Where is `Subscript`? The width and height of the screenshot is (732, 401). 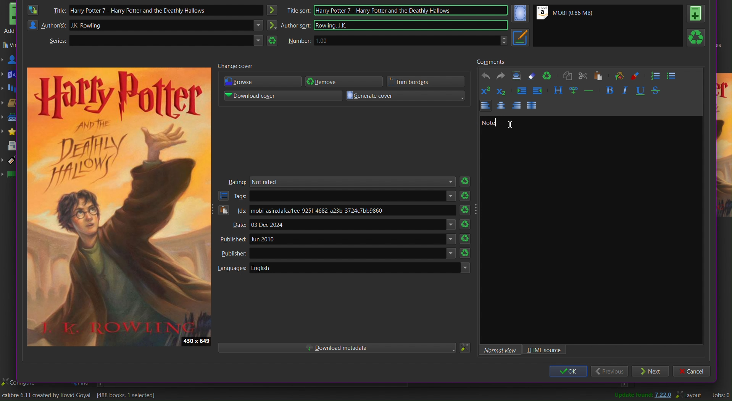
Subscript is located at coordinates (502, 91).